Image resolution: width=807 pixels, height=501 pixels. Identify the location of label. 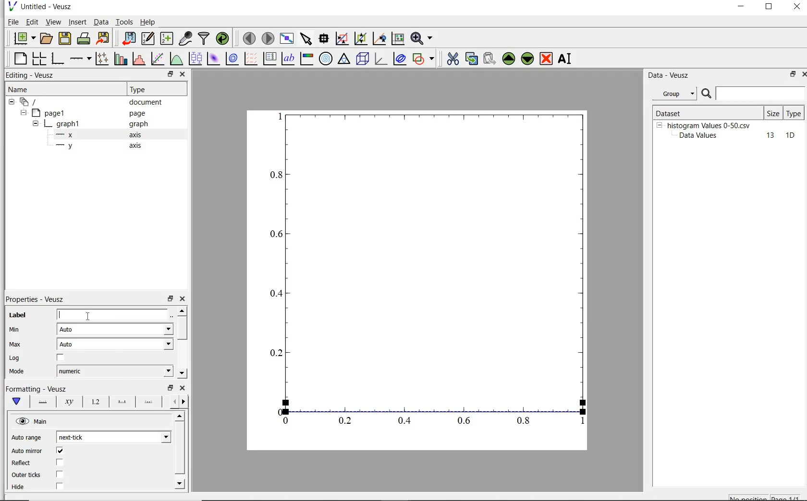
(18, 315).